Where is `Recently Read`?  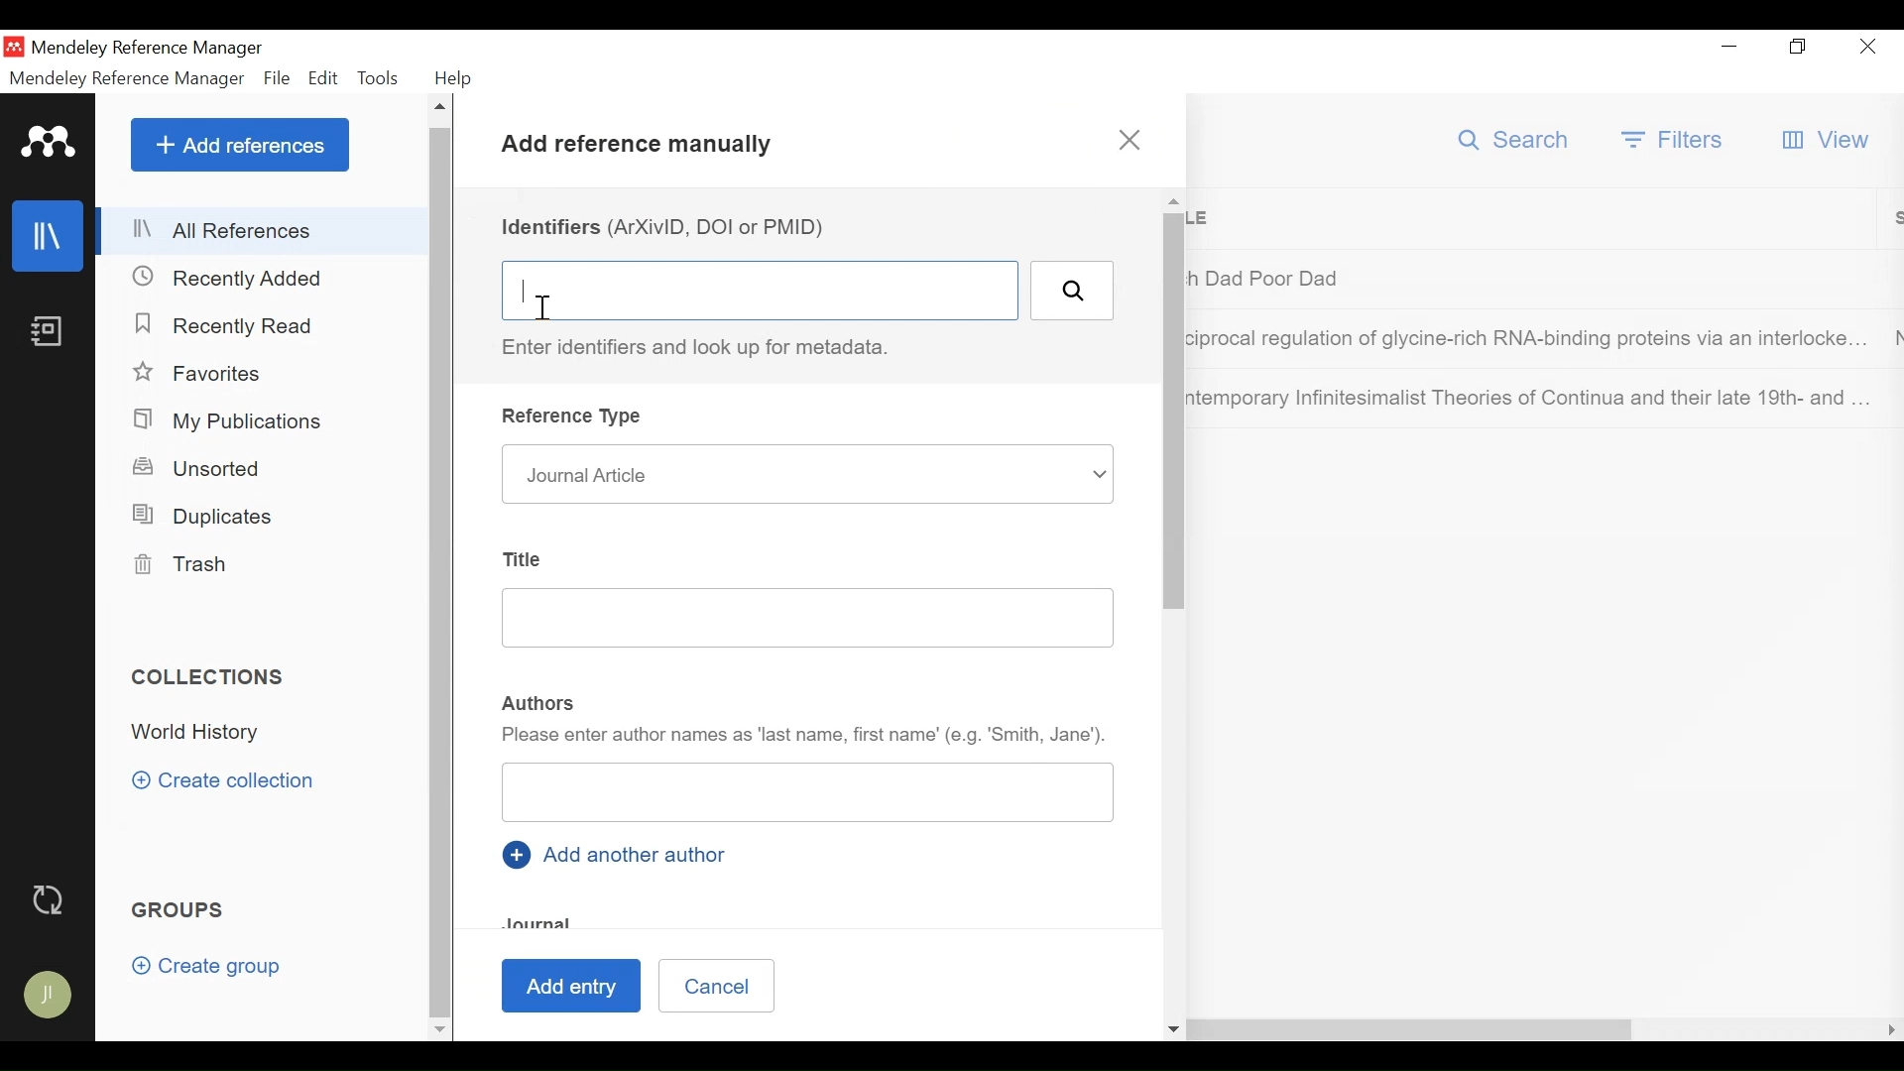
Recently Read is located at coordinates (236, 326).